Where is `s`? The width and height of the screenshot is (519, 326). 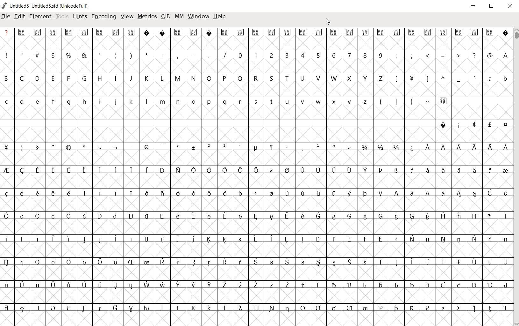 s is located at coordinates (256, 101).